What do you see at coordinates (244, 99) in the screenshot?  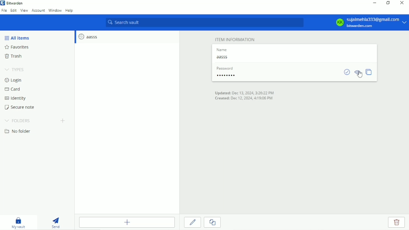 I see `Created on` at bounding box center [244, 99].